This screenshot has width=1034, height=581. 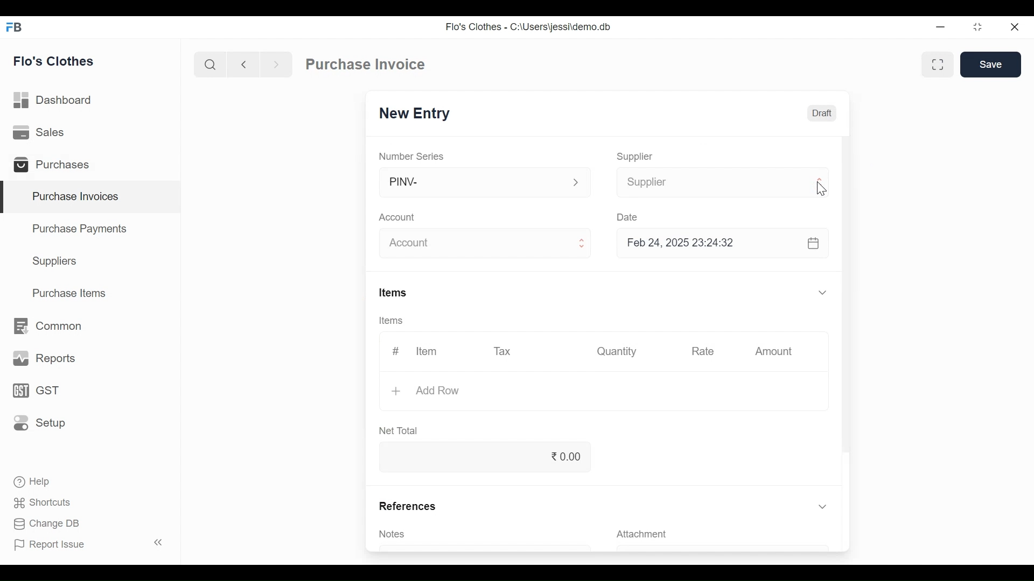 I want to click on Tax, so click(x=506, y=352).